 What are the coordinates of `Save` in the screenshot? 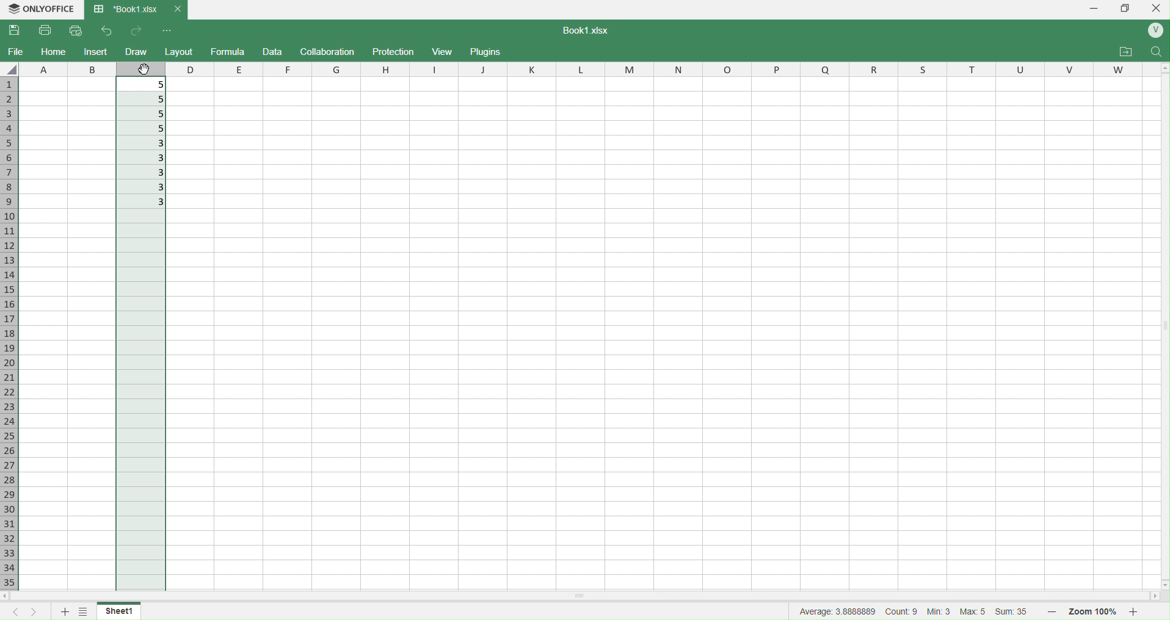 It's located at (16, 31).